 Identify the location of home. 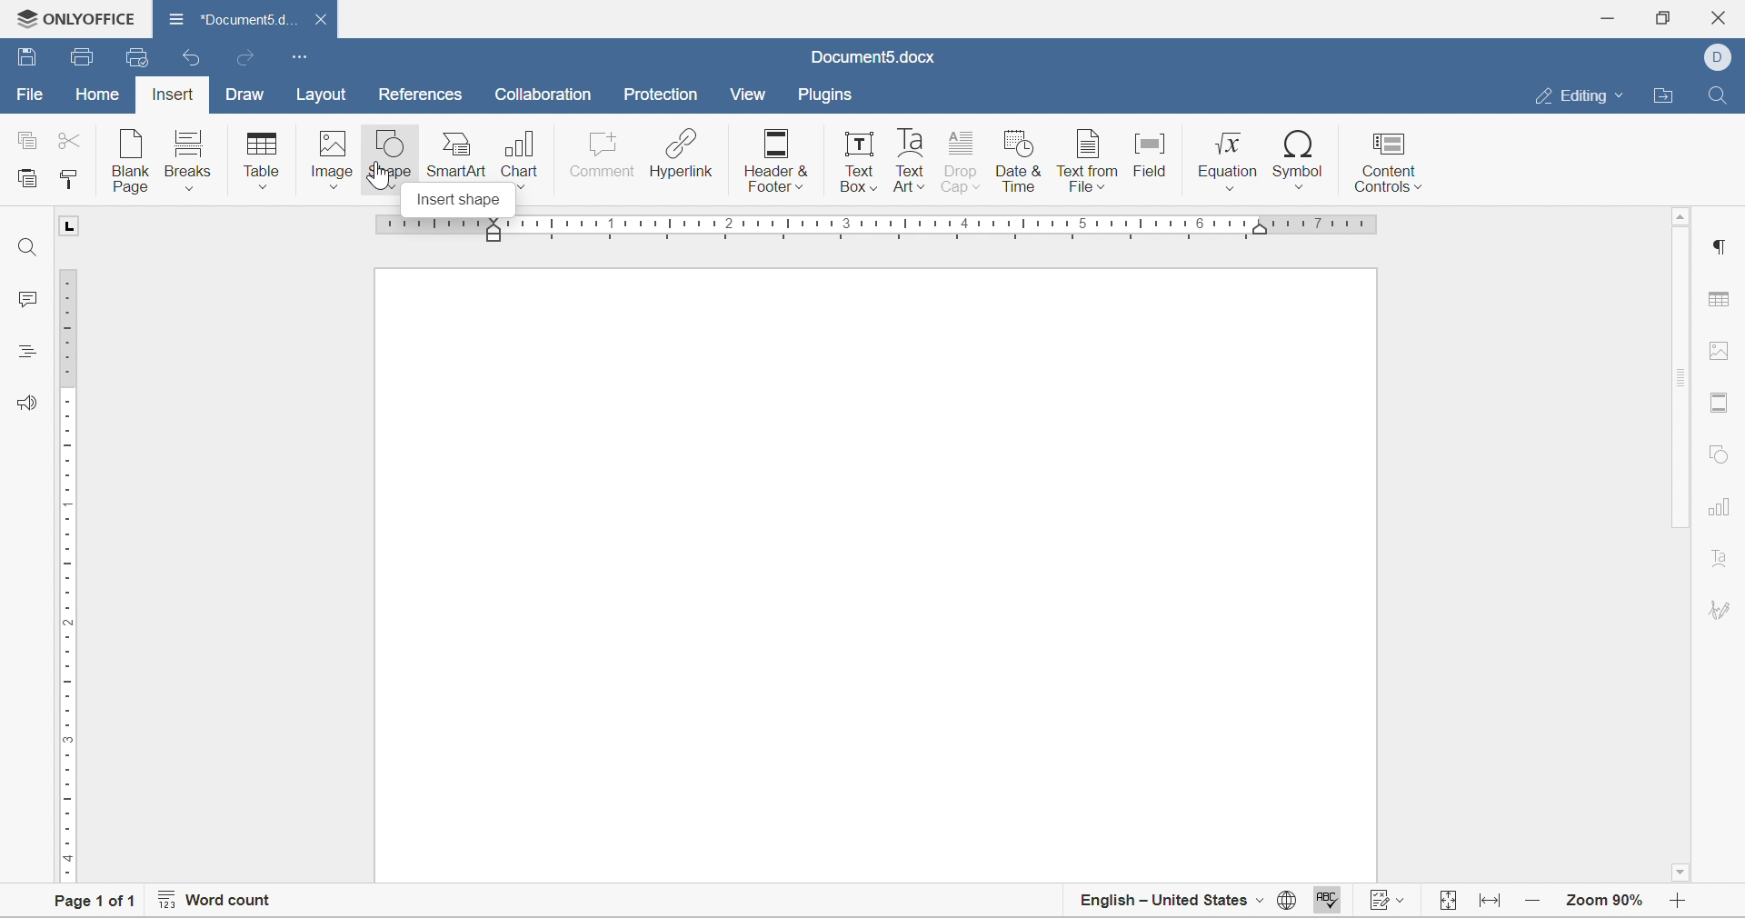
(96, 95).